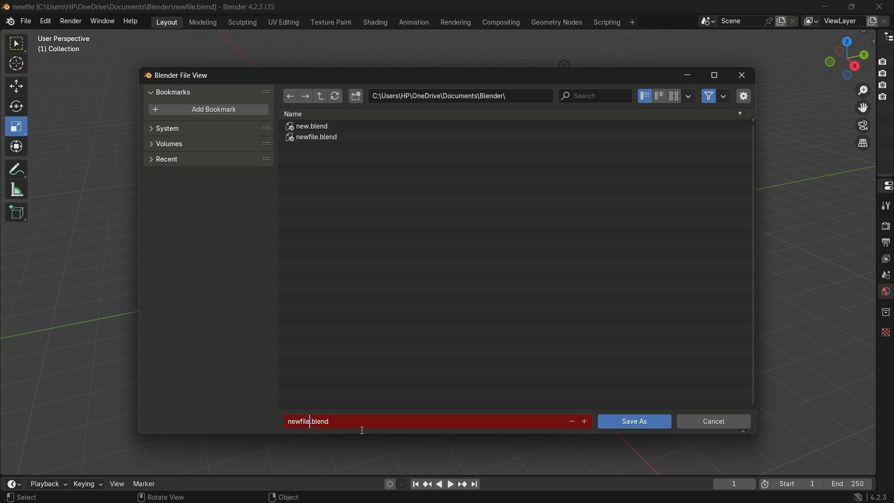 This screenshot has width=894, height=503. Describe the element at coordinates (445, 484) in the screenshot. I see `play animation` at that location.